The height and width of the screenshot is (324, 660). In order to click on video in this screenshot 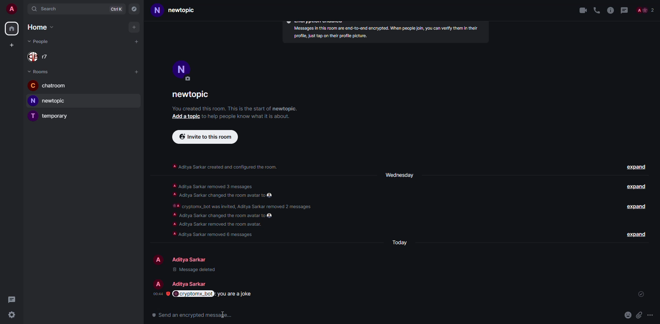, I will do `click(580, 10)`.